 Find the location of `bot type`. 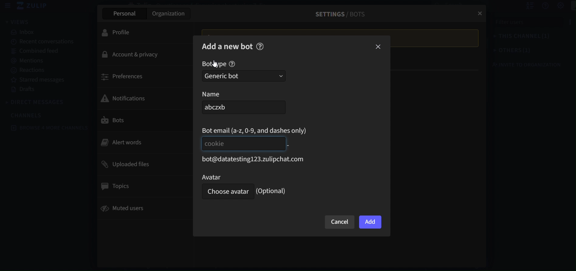

bot type is located at coordinates (214, 64).